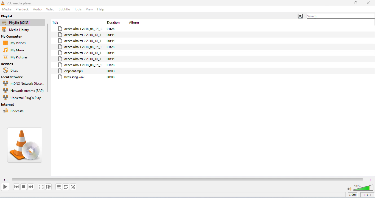 This screenshot has width=375, height=198. What do you see at coordinates (72, 77) in the screenshot?
I see `bird song.wav` at bounding box center [72, 77].